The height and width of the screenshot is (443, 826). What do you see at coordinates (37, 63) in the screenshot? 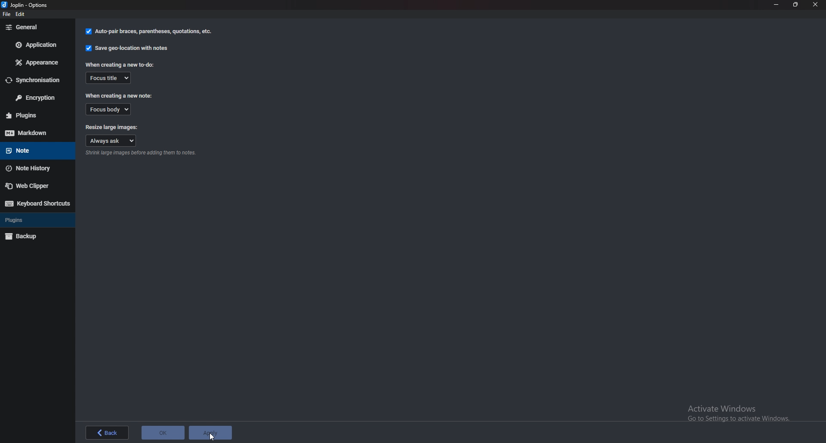
I see `appearance` at bounding box center [37, 63].